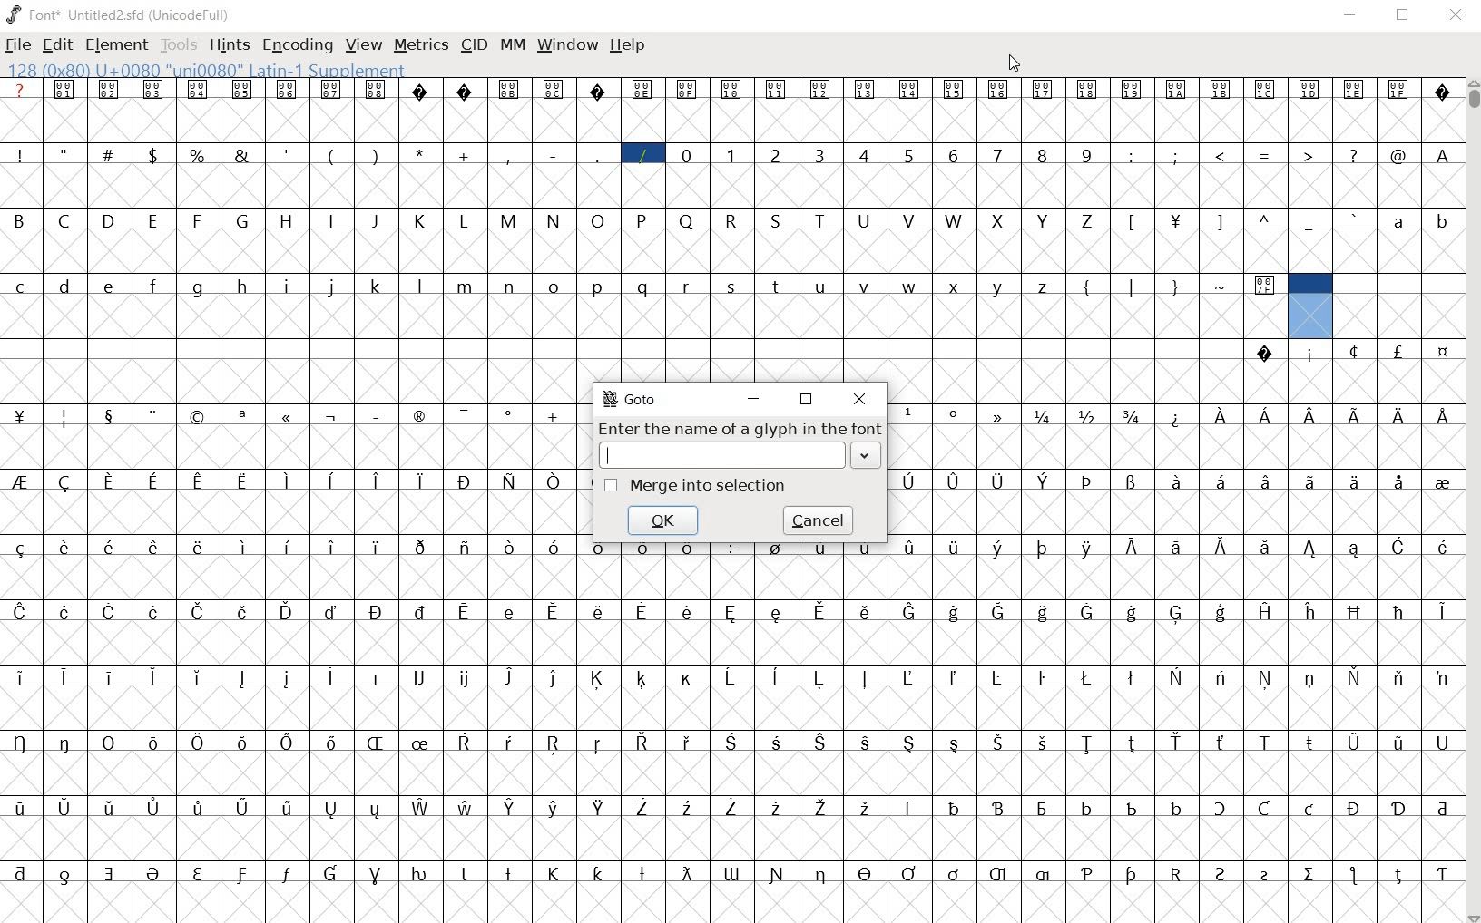 This screenshot has width=1481, height=923. I want to click on 3, so click(821, 155).